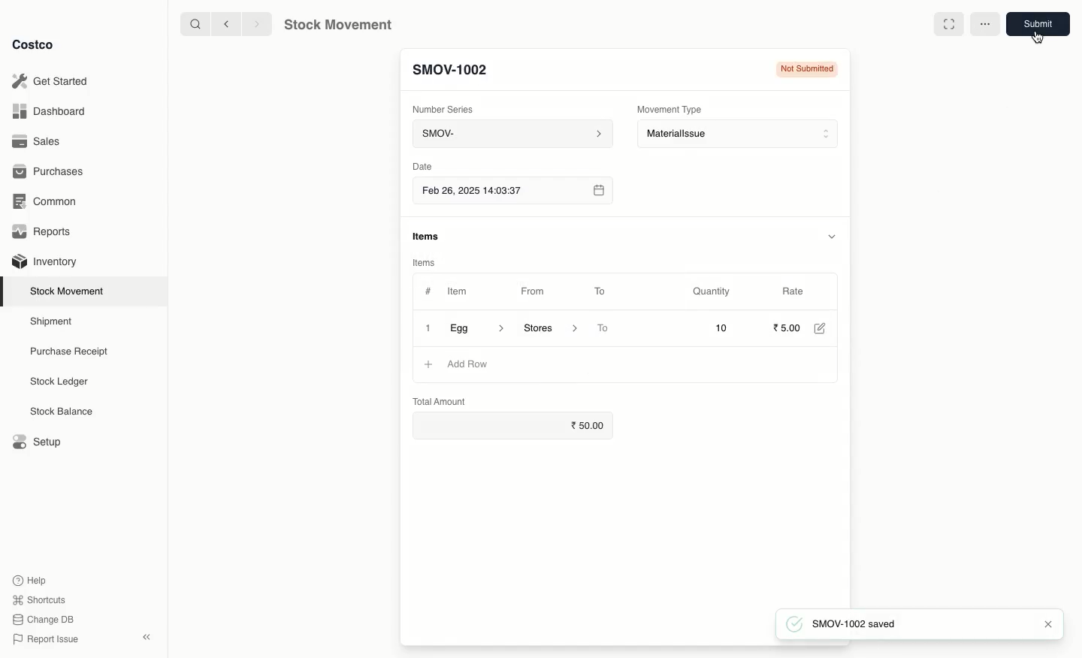  What do you see at coordinates (449, 112) in the screenshot?
I see `Number Series` at bounding box center [449, 112].